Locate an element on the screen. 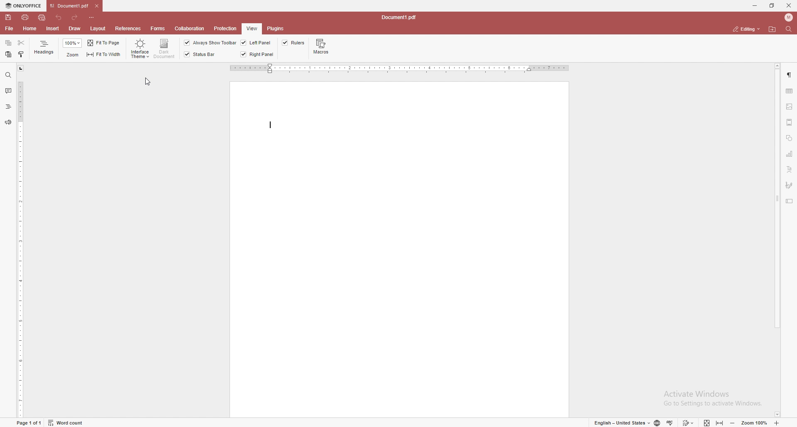  profile is located at coordinates (789, 17).